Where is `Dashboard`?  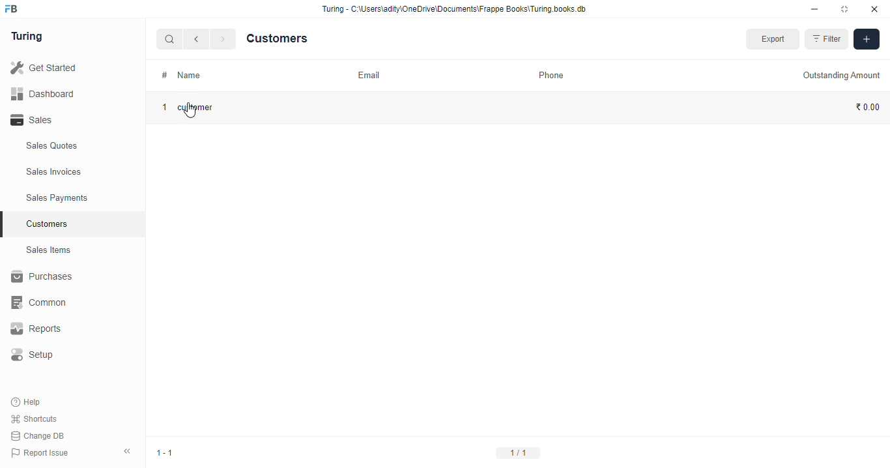
Dashboard is located at coordinates (62, 93).